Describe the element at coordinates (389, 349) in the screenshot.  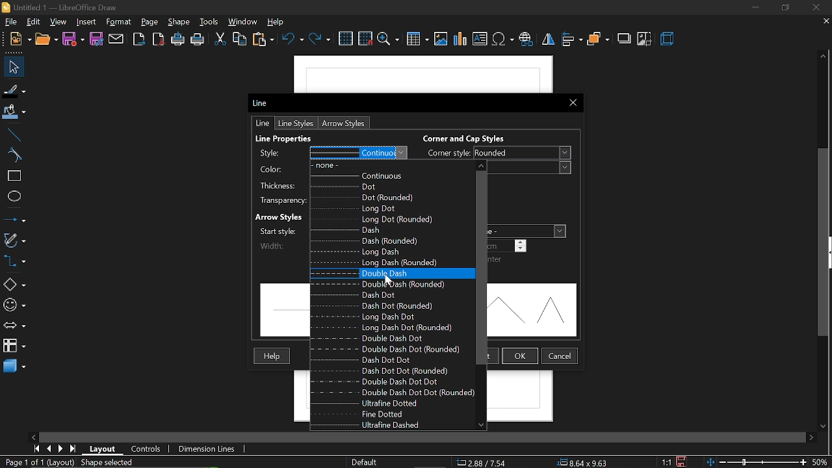
I see `Double dash dot (Rounded)` at that location.